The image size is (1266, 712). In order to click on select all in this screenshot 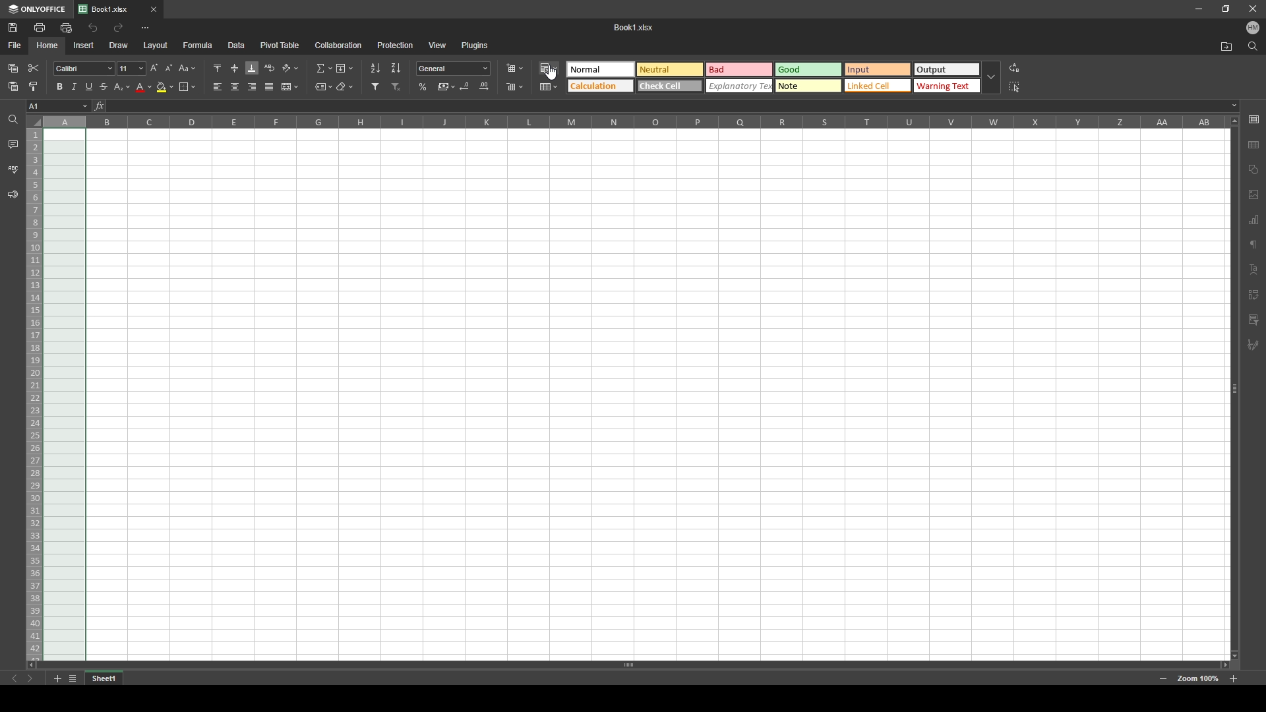, I will do `click(1017, 86)`.